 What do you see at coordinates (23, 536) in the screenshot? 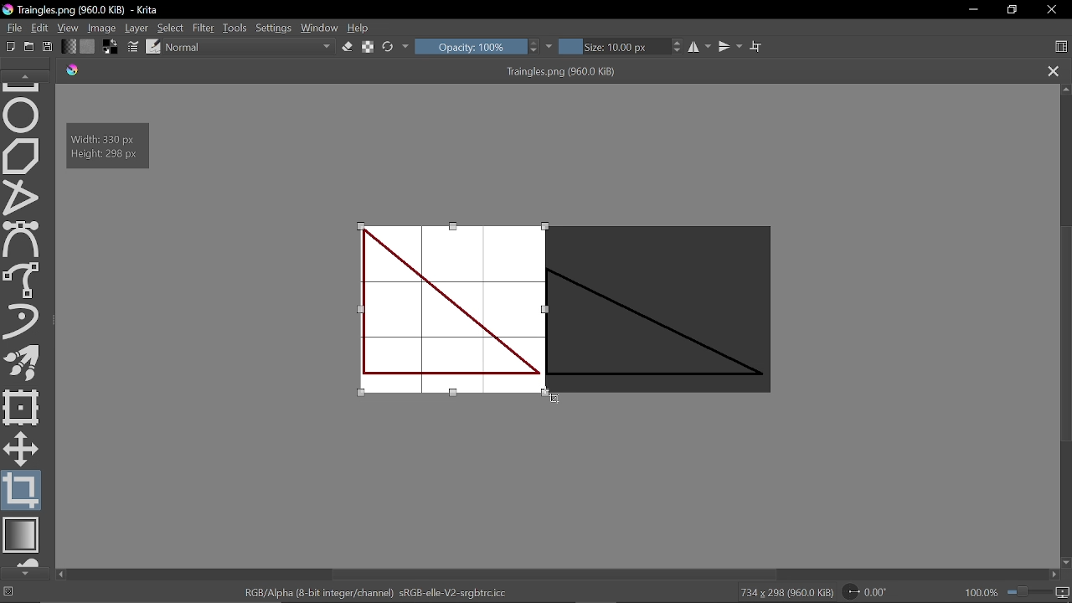
I see `Draw gradient tool` at bounding box center [23, 536].